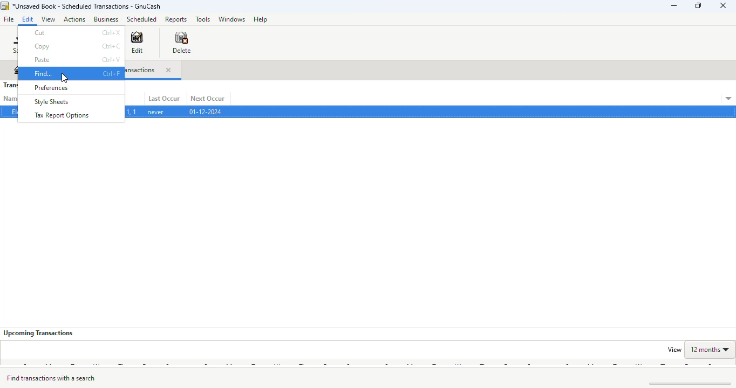  What do you see at coordinates (674, 5) in the screenshot?
I see `minimize` at bounding box center [674, 5].